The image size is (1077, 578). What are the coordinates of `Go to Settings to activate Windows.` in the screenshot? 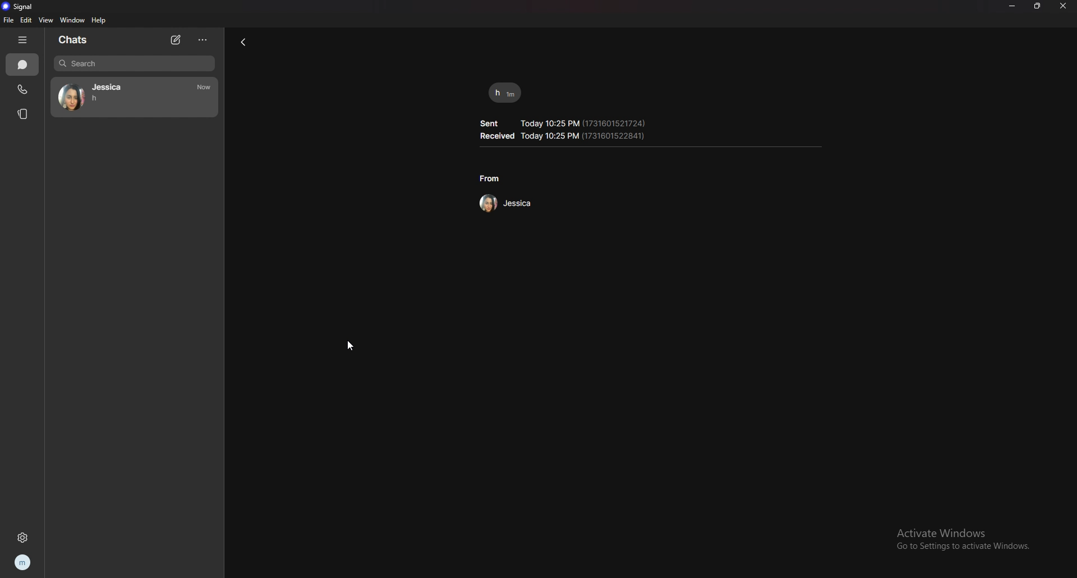 It's located at (958, 548).